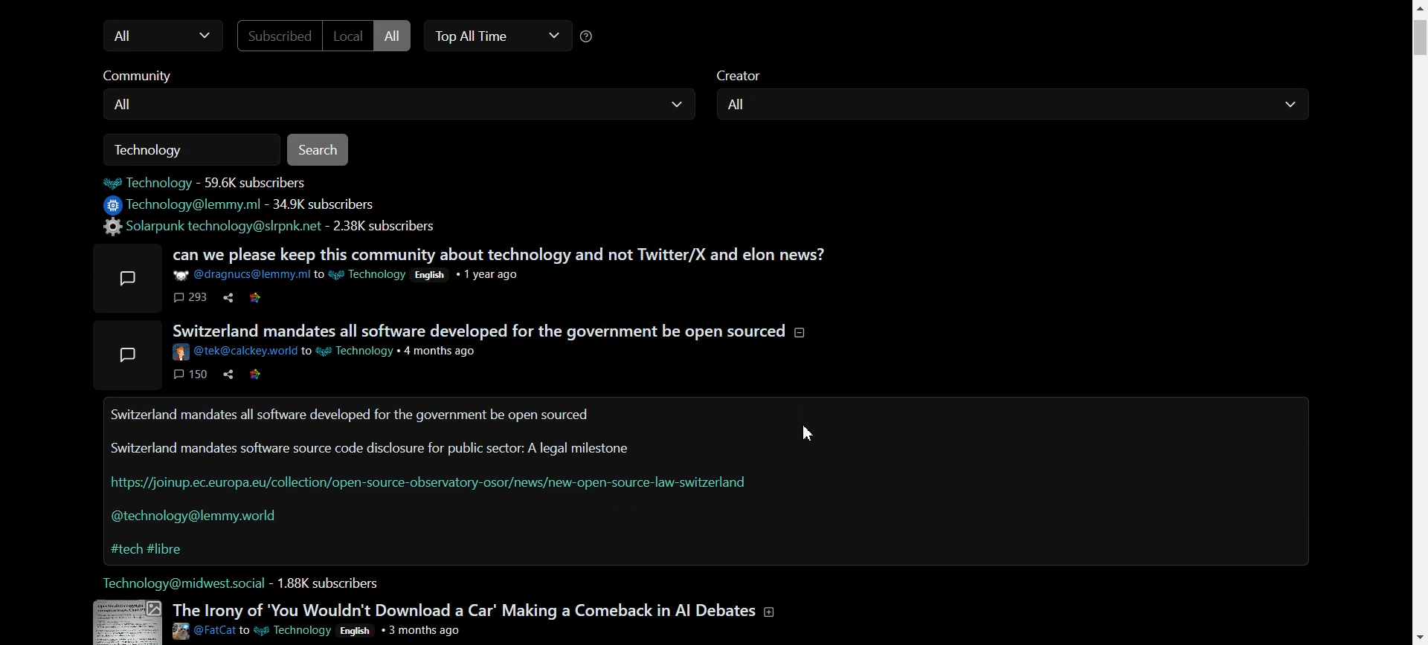 The height and width of the screenshot is (645, 1428). Describe the element at coordinates (242, 583) in the screenshot. I see `Technology@midwest.social - 1.88K subscribers` at that location.